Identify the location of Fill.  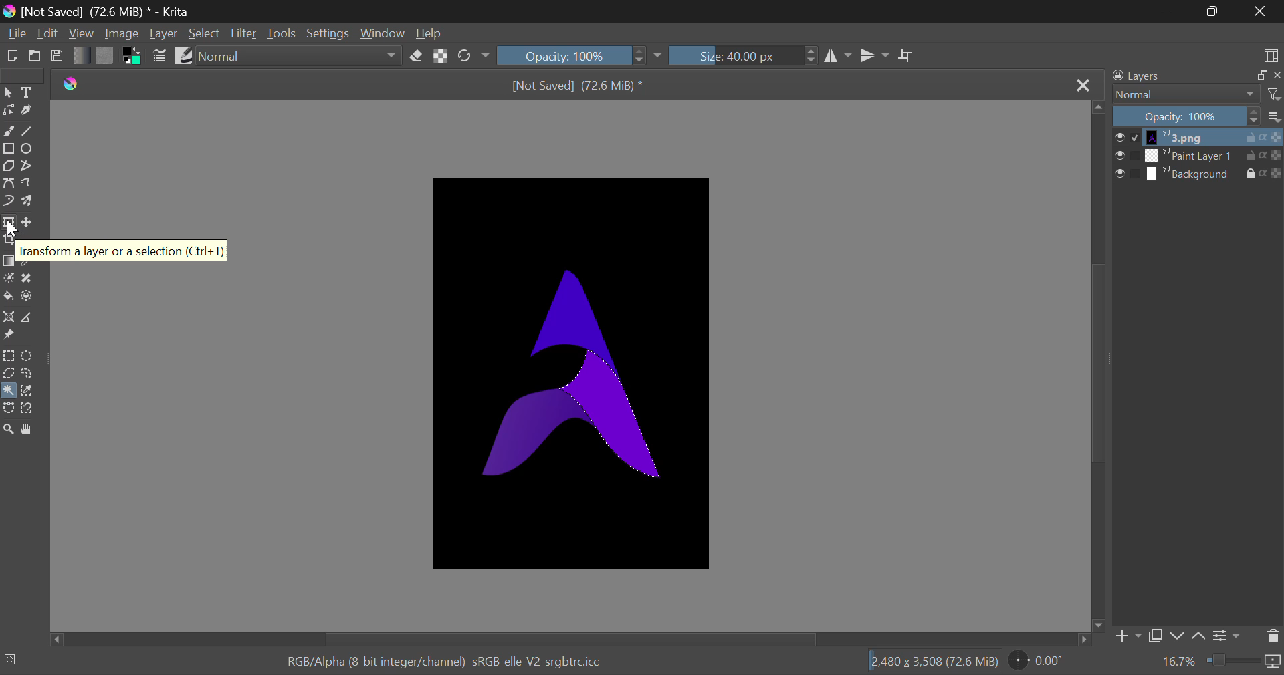
(9, 299).